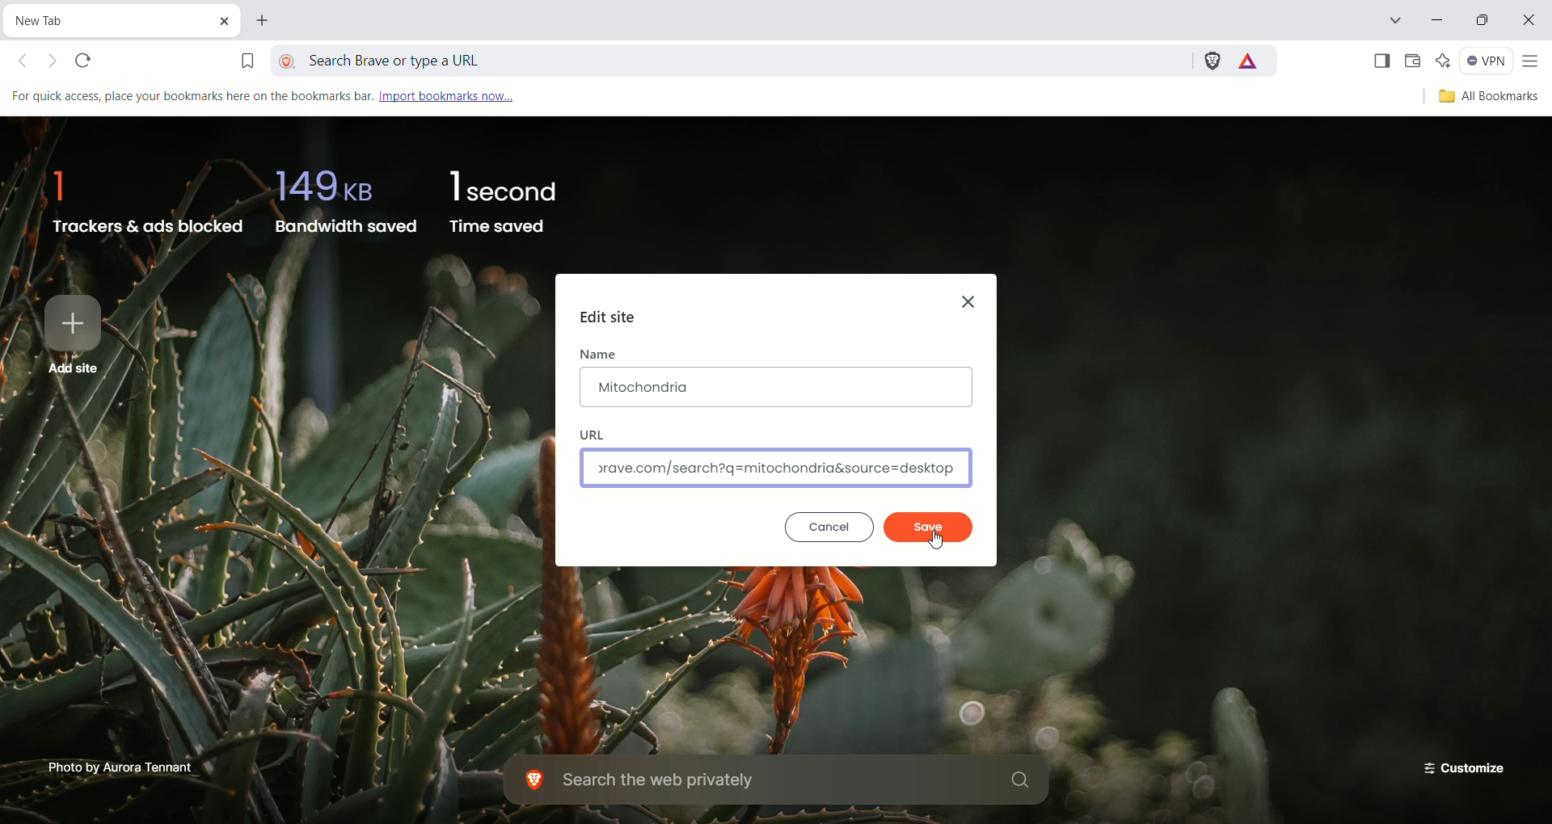 The image size is (1552, 824). I want to click on current tab, so click(109, 19).